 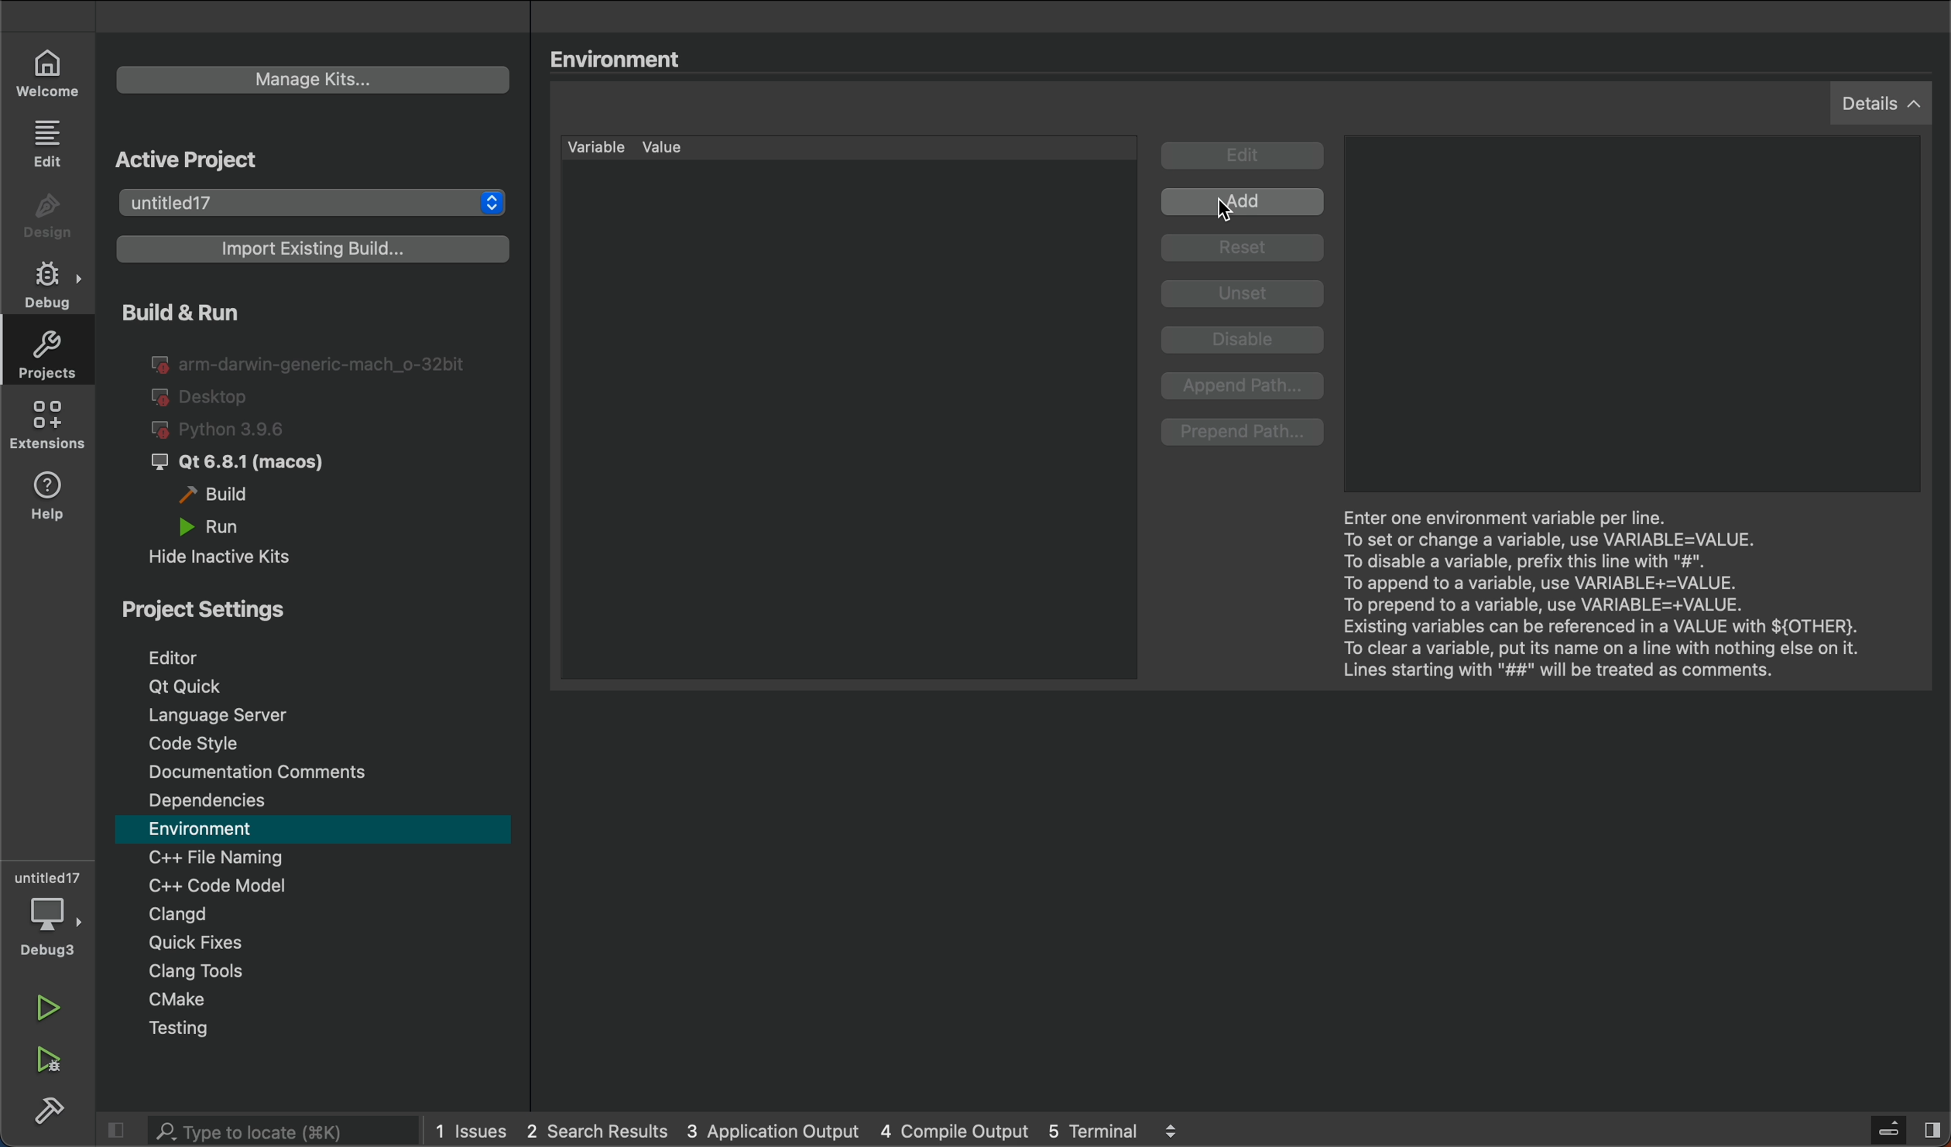 I want to click on python 3.96, so click(x=238, y=430).